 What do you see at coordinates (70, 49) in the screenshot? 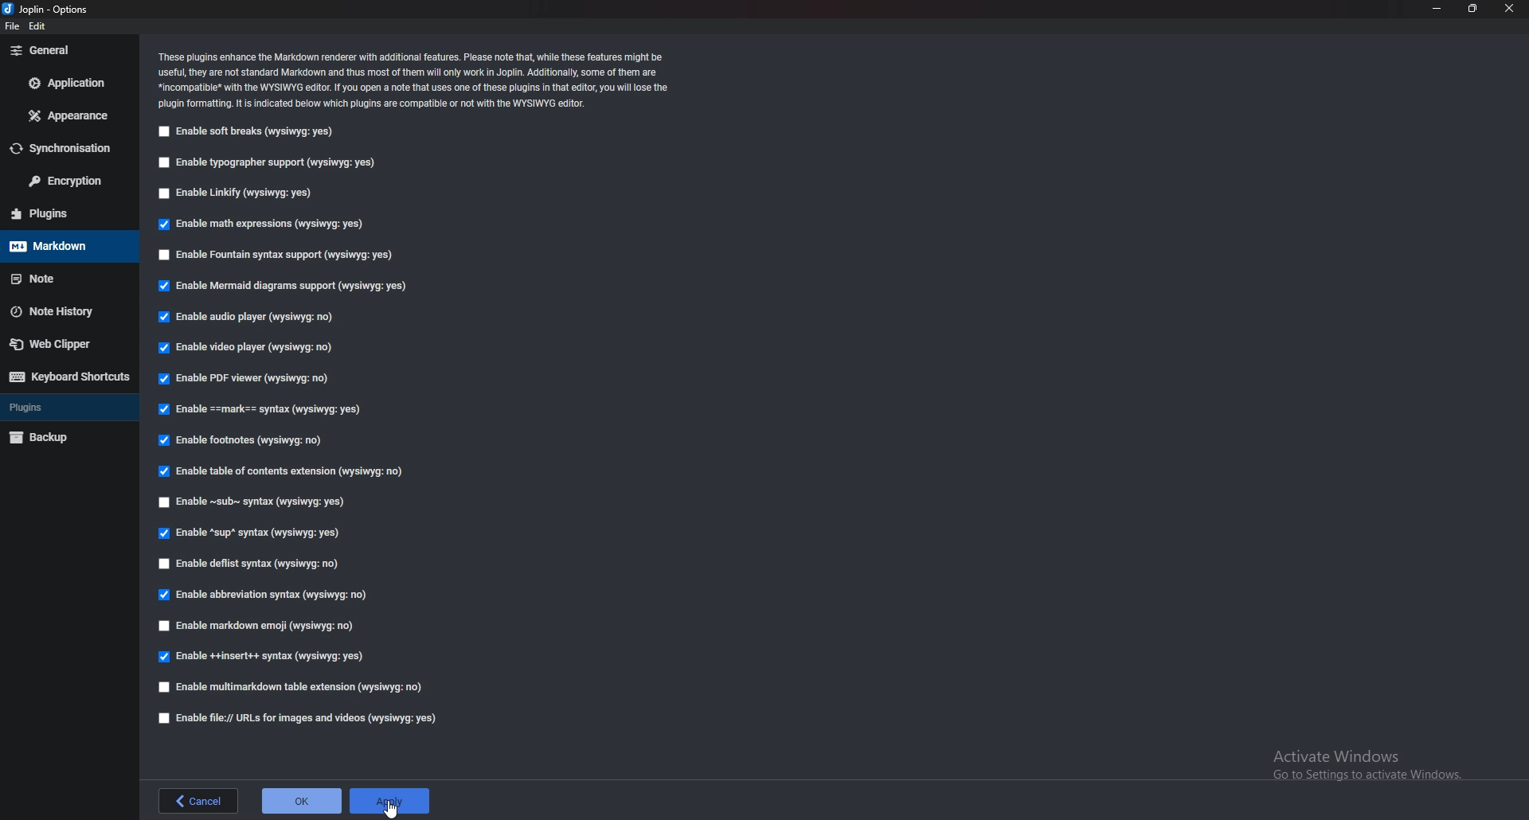
I see `general` at bounding box center [70, 49].